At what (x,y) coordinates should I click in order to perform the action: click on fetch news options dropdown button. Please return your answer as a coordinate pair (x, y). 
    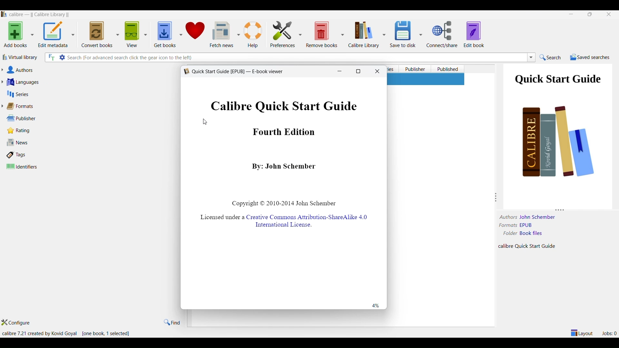
    Looking at the image, I should click on (237, 34).